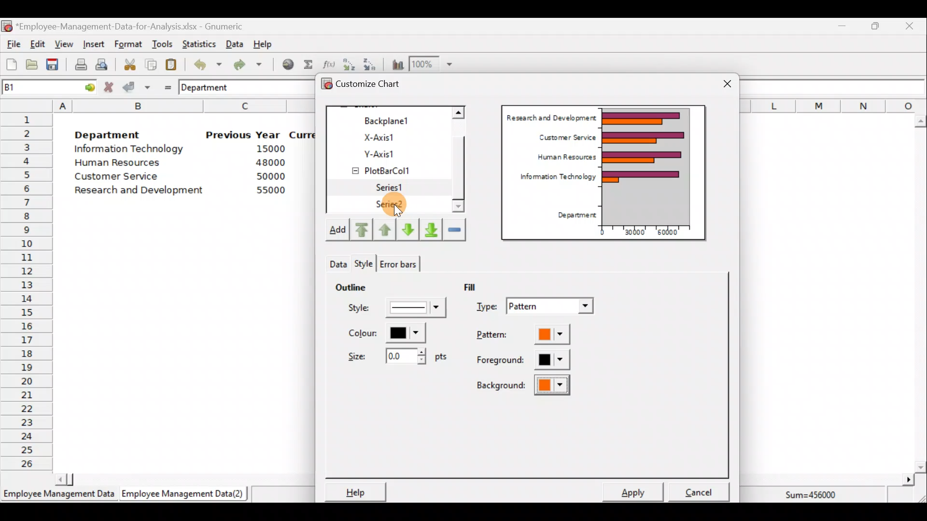 Image resolution: width=927 pixels, height=521 pixels. What do you see at coordinates (432, 64) in the screenshot?
I see `Zoom` at bounding box center [432, 64].